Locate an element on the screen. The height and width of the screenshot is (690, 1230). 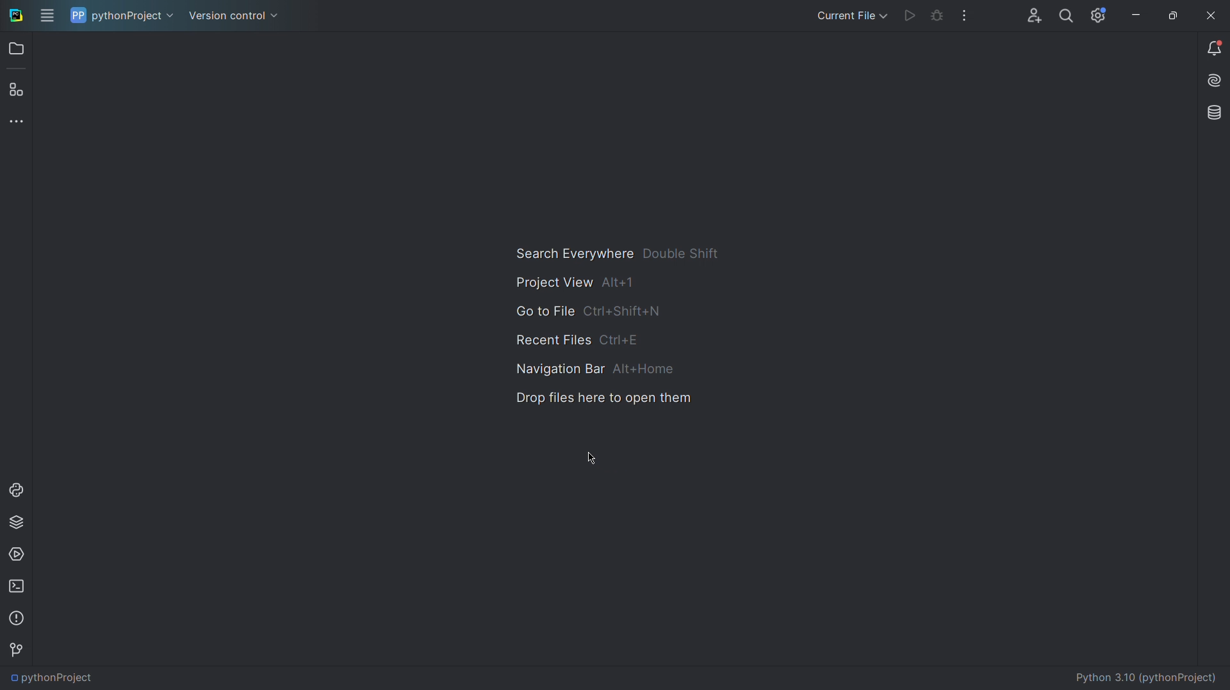
run is located at coordinates (908, 18).